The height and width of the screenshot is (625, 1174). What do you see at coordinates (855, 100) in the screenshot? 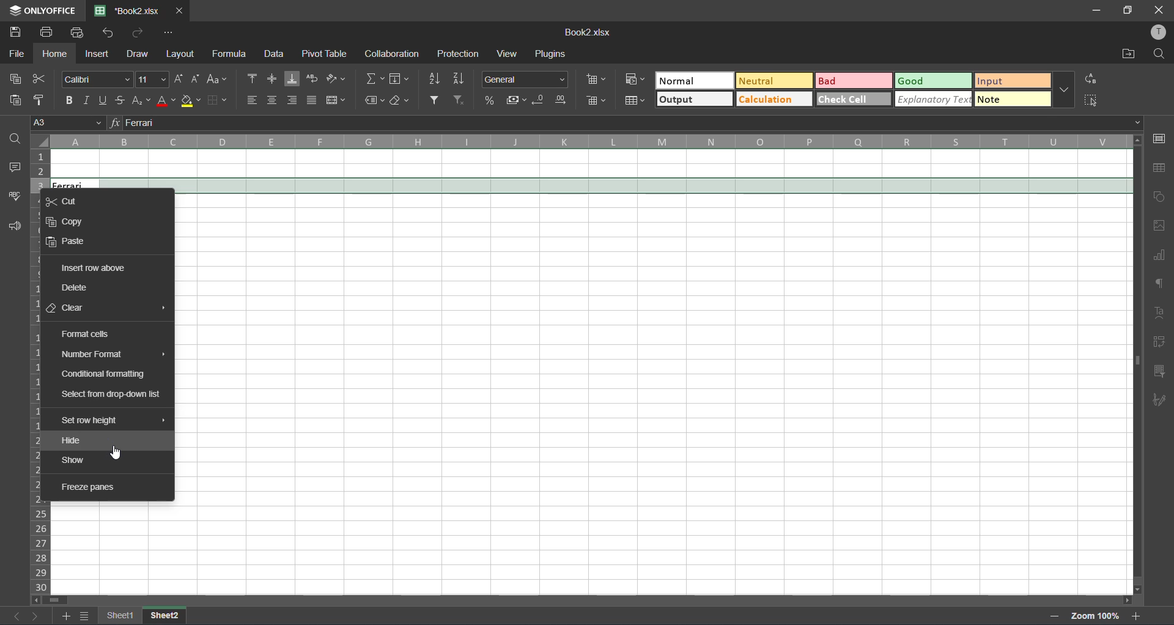
I see `check cell` at bounding box center [855, 100].